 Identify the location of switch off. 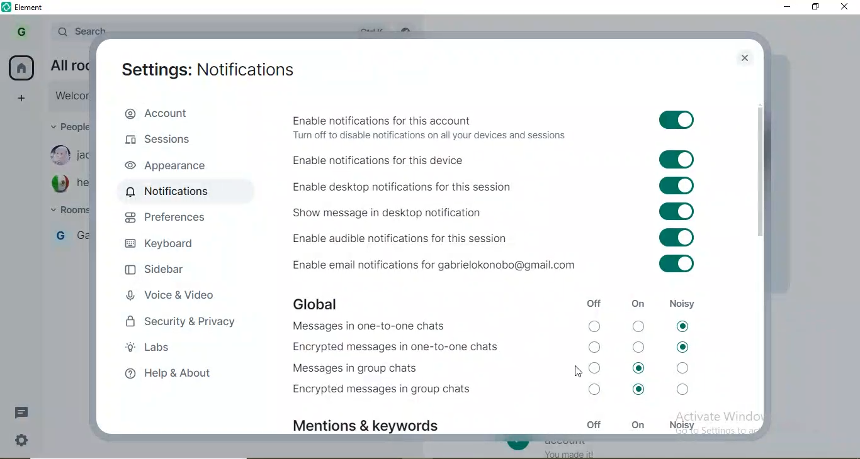
(596, 346).